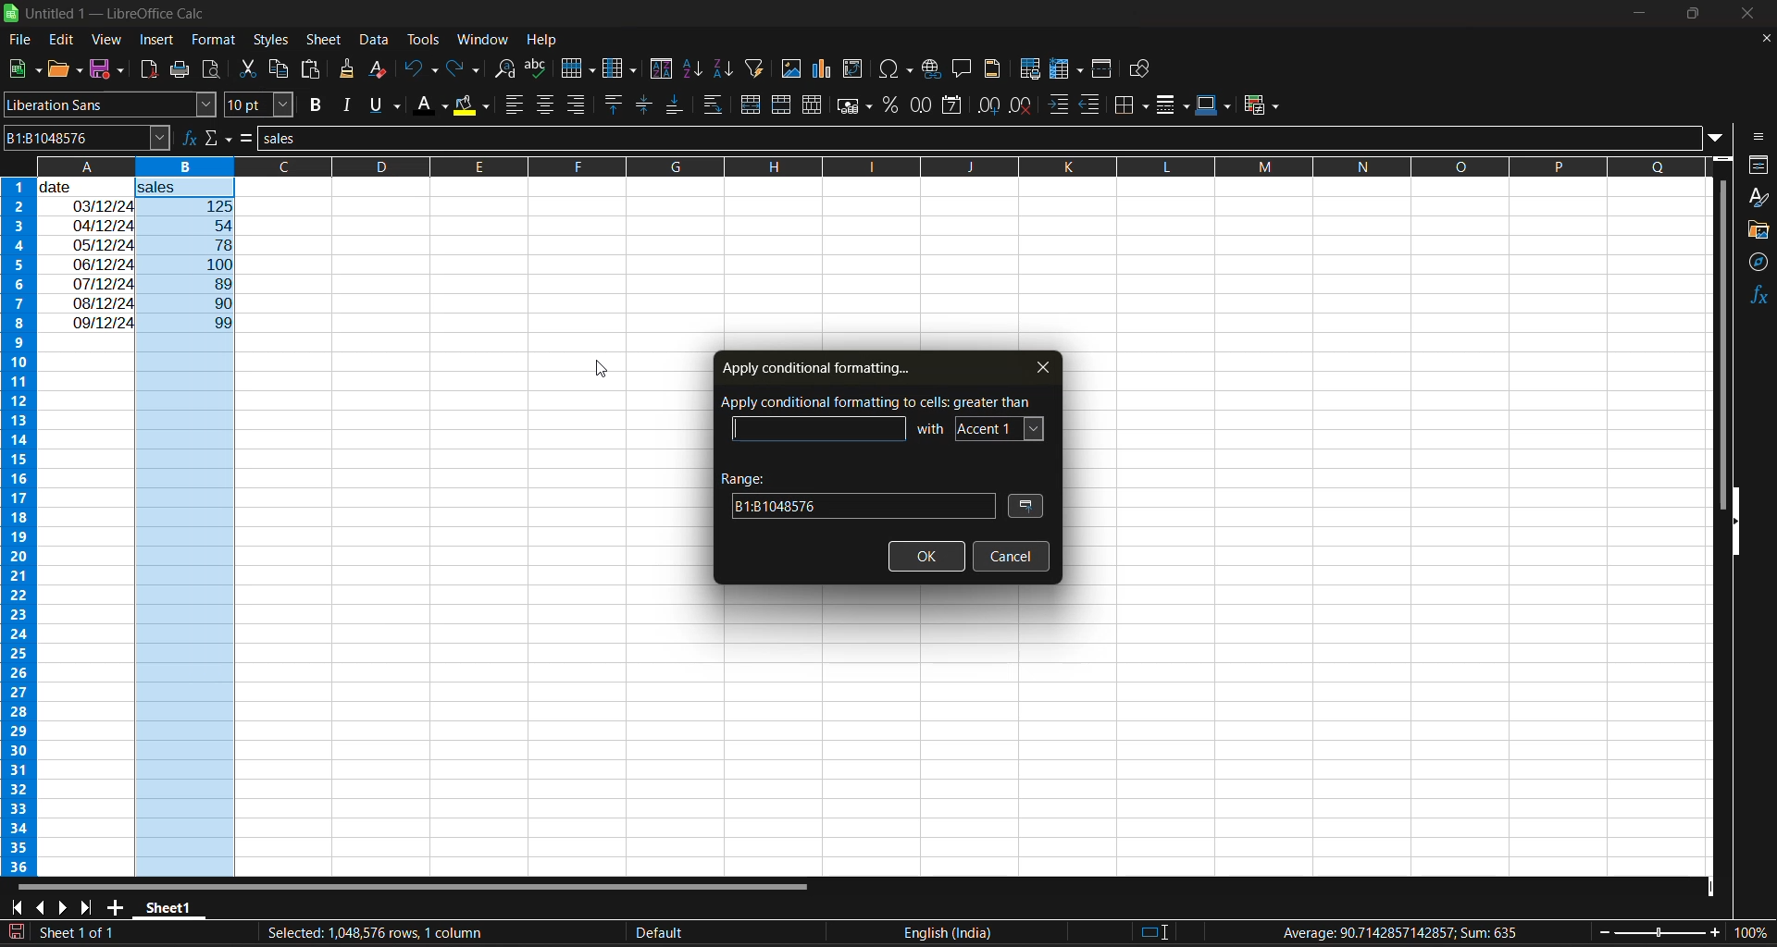  I want to click on functions, so click(1755, 298).